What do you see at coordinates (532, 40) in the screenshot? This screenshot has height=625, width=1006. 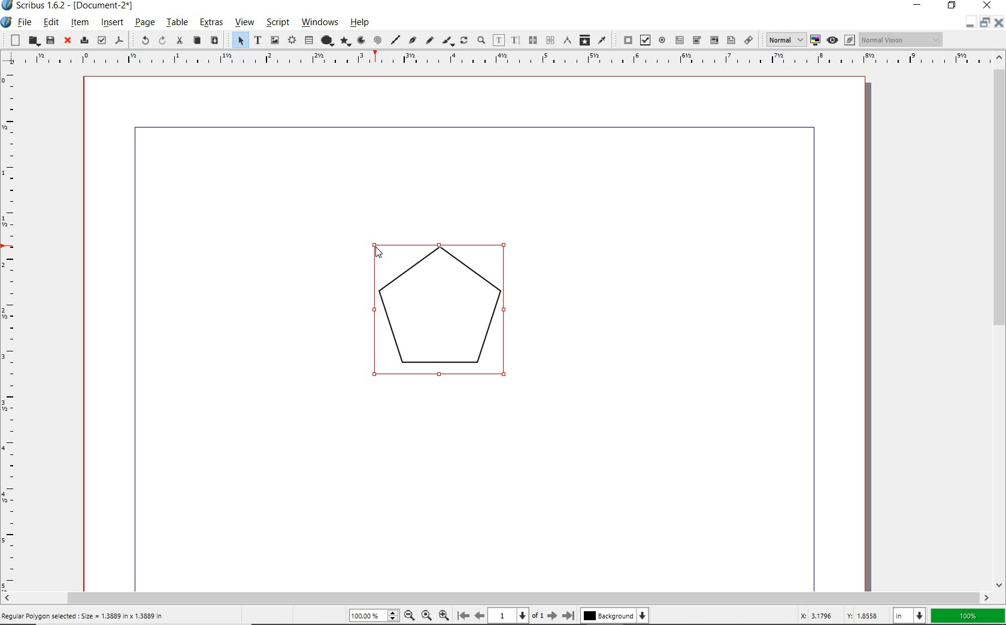 I see `link text frames` at bounding box center [532, 40].